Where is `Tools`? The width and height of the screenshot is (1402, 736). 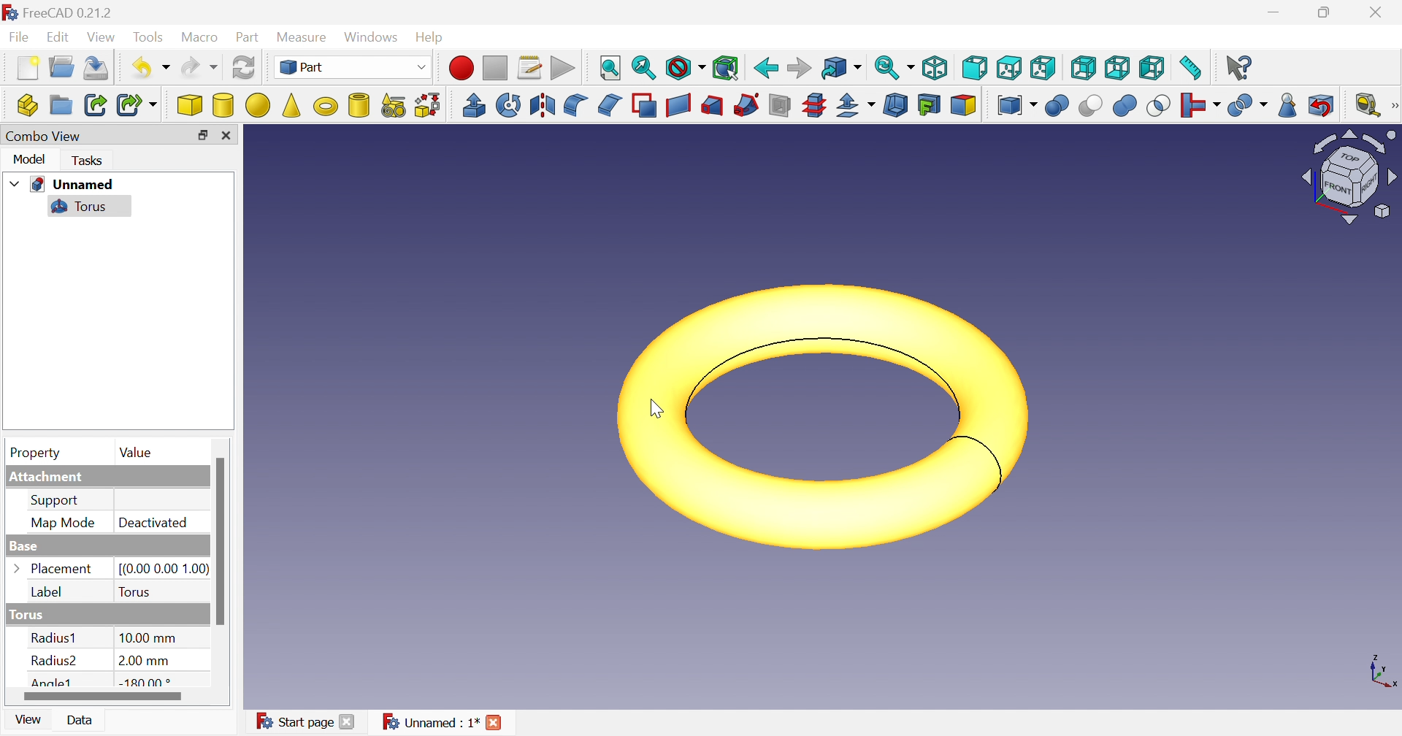
Tools is located at coordinates (147, 37).